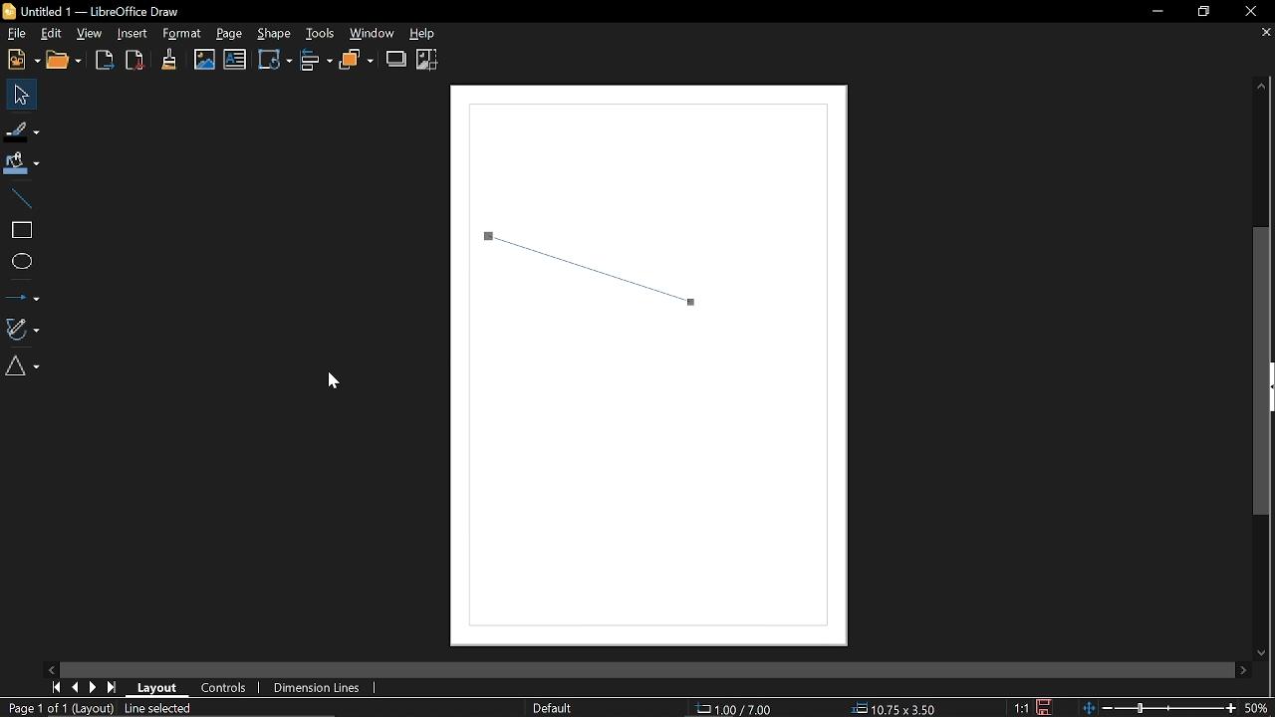 This screenshot has width=1275, height=717. I want to click on Move up, so click(1267, 88).